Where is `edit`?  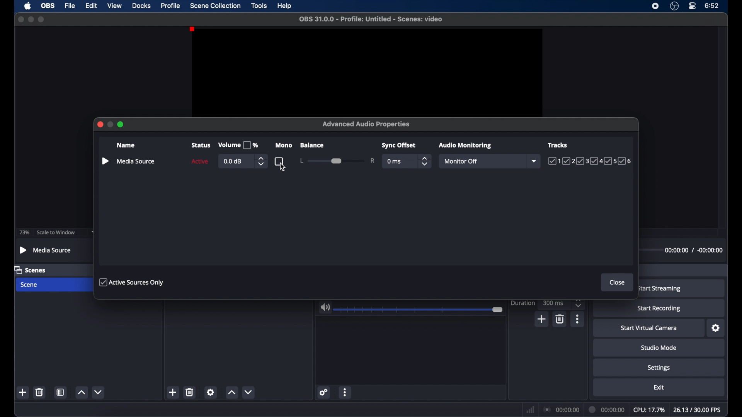
edit is located at coordinates (91, 5).